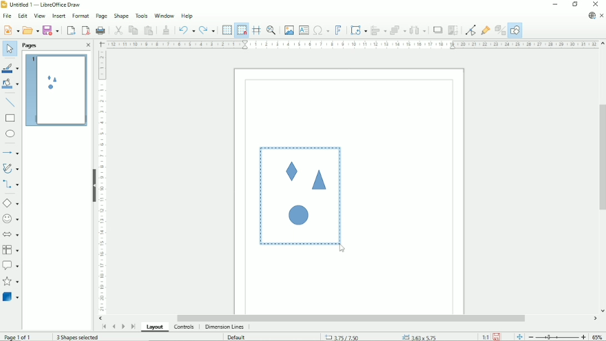  Describe the element at coordinates (601, 157) in the screenshot. I see `Vertical scrollbar` at that location.